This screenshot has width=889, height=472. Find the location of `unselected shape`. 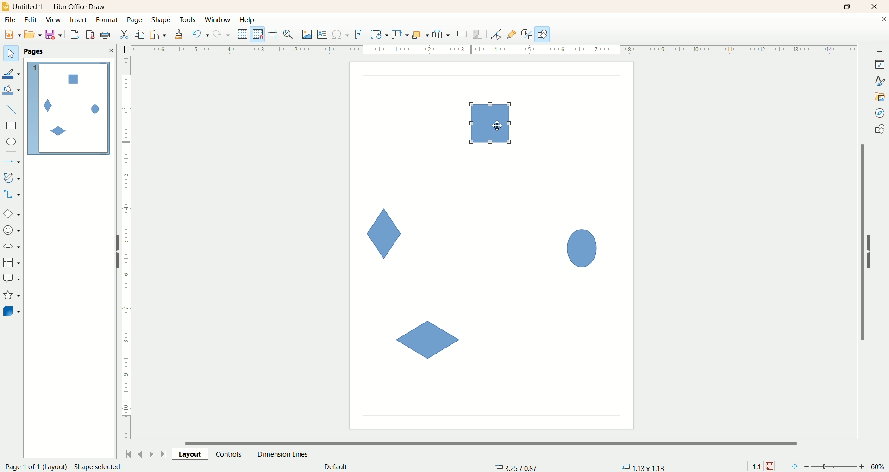

unselected shape is located at coordinates (427, 341).